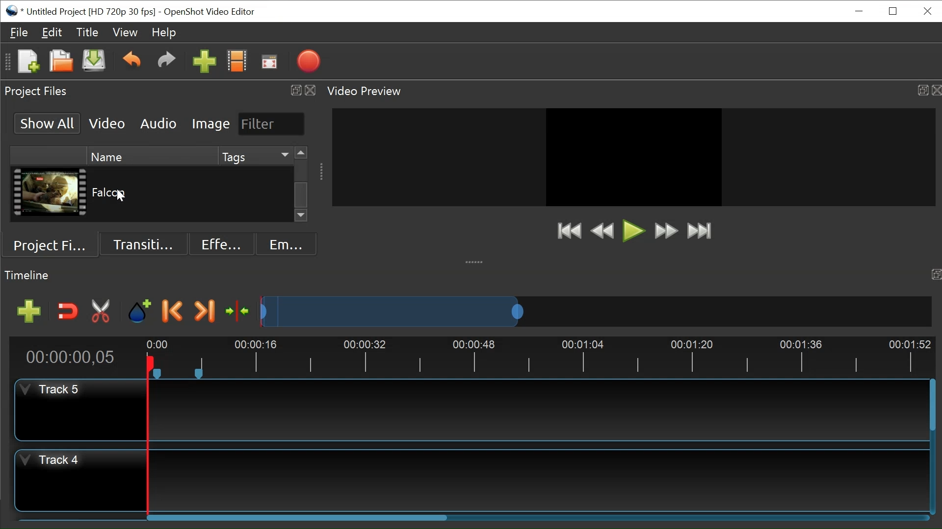 This screenshot has width=942, height=529. What do you see at coordinates (633, 231) in the screenshot?
I see `Play` at bounding box center [633, 231].